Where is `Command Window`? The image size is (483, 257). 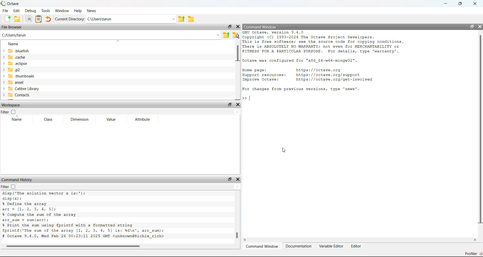
Command Window is located at coordinates (270, 27).